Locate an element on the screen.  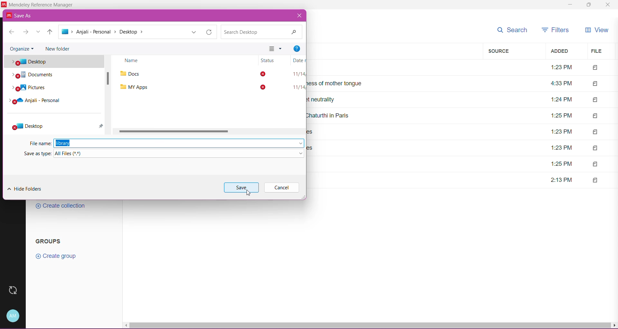
Horizontal Scroll is located at coordinates (176, 131).